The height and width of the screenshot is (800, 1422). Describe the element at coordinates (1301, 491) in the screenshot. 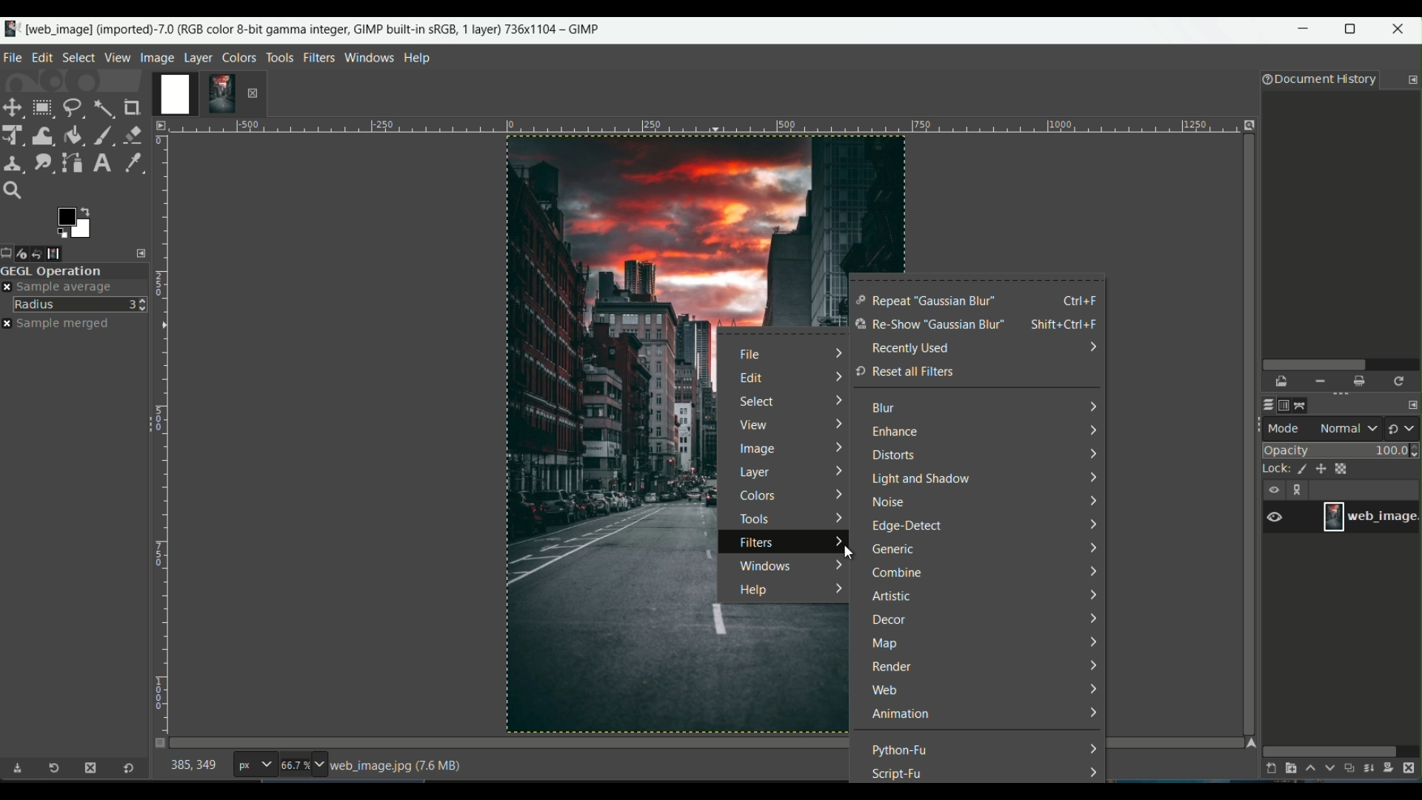

I see `options` at that location.